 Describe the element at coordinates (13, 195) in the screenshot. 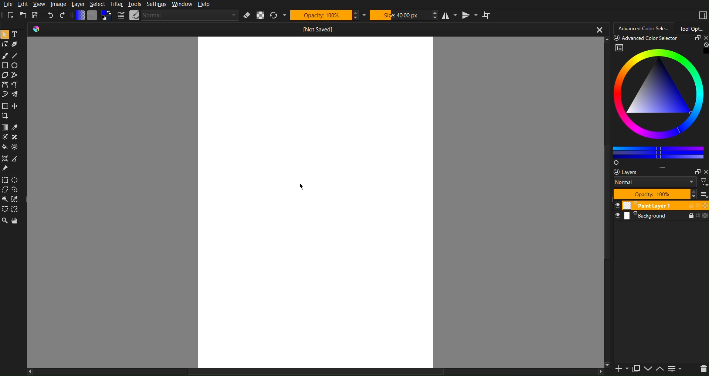

I see `Selection Tools` at that location.